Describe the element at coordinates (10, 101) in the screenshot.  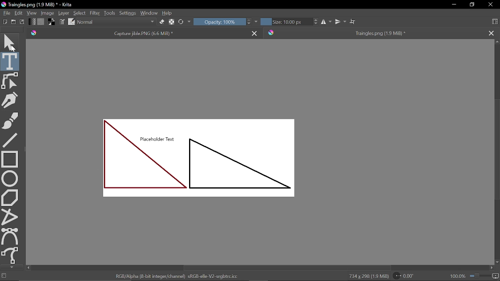
I see `Calligraphy` at that location.